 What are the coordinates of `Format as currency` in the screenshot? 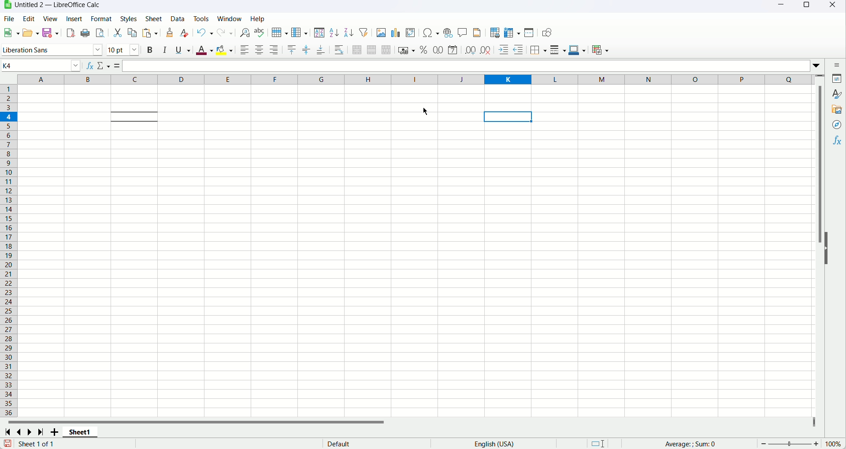 It's located at (407, 50).